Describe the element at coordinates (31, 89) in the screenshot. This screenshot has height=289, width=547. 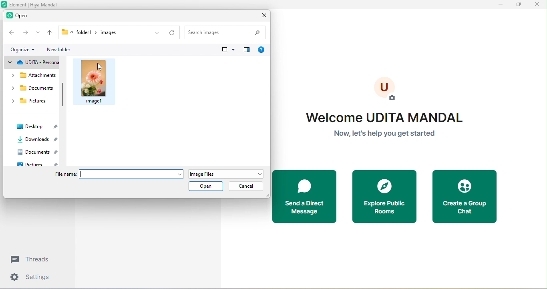
I see `documents` at that location.